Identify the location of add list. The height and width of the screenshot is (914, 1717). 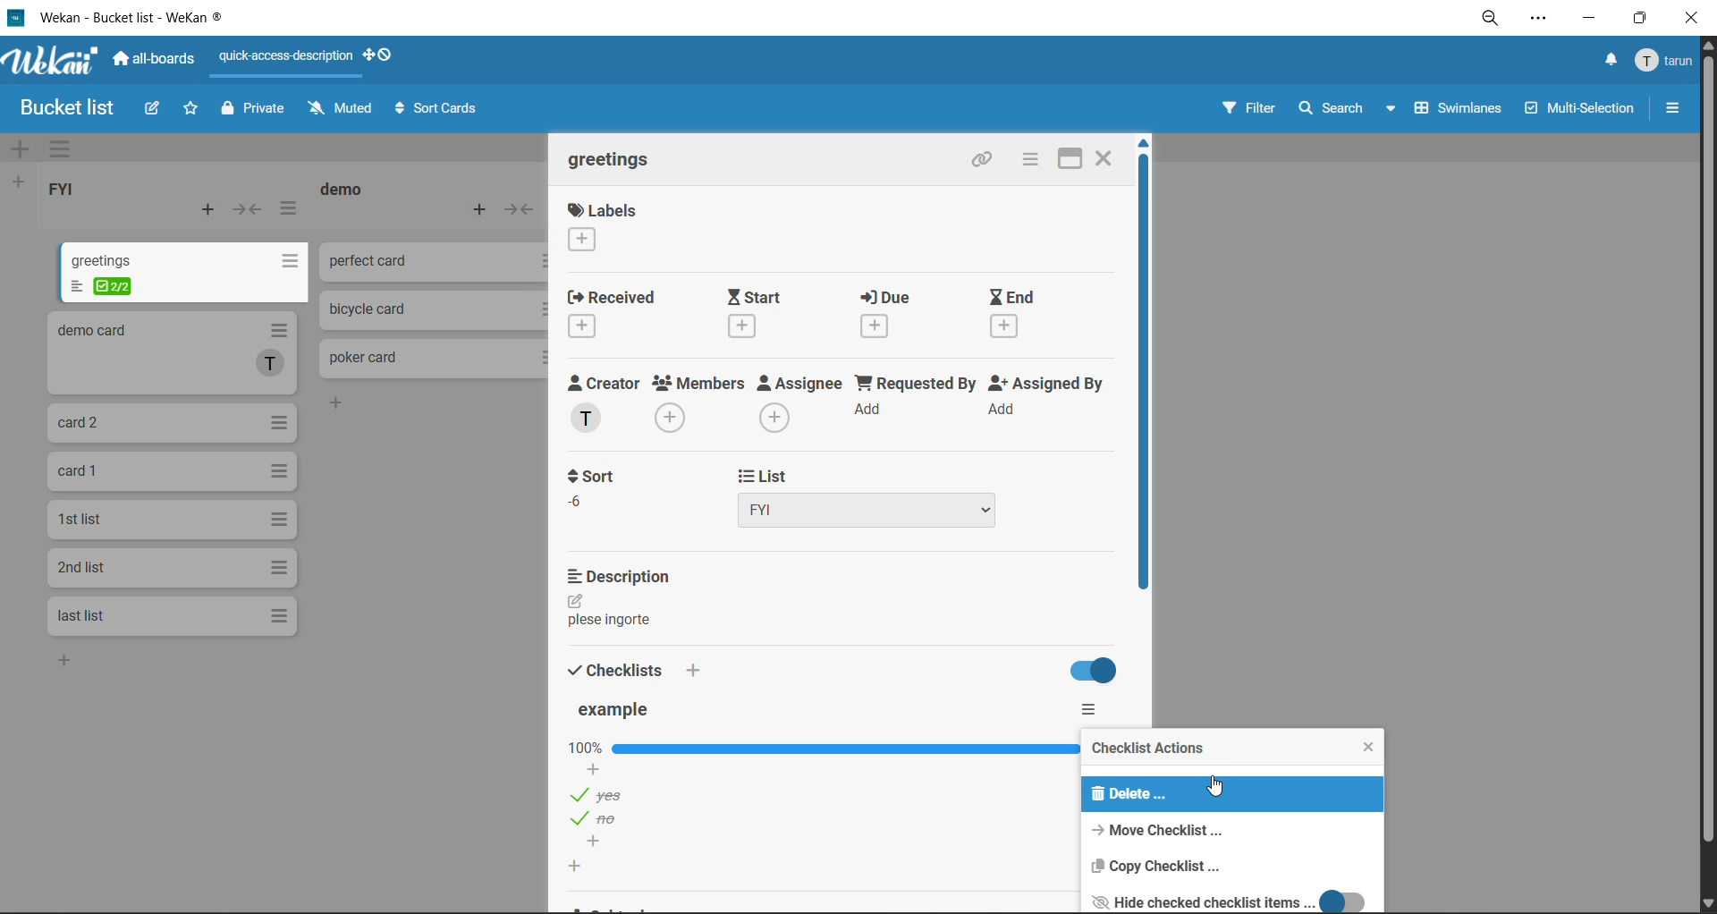
(16, 182).